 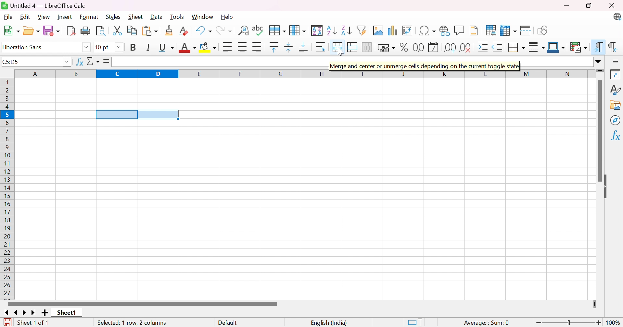 I want to click on Borders, so click(x=517, y=47).